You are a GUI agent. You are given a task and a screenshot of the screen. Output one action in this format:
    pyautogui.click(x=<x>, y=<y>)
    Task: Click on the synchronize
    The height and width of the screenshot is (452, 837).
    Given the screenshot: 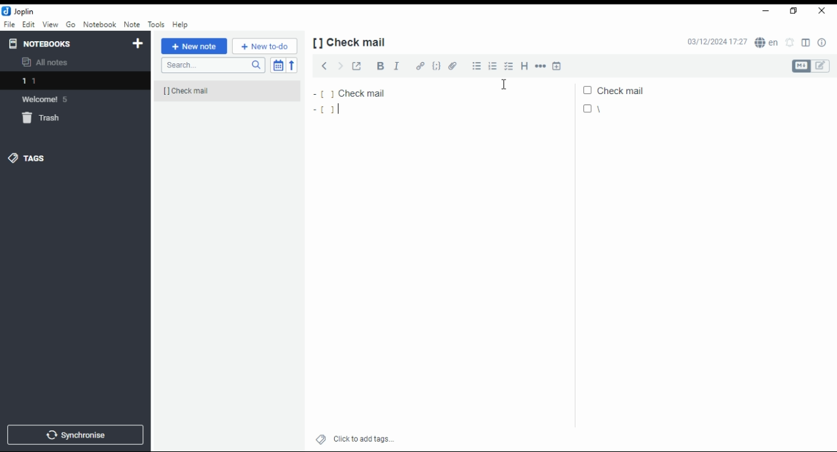 What is the action you would take?
    pyautogui.click(x=76, y=435)
    